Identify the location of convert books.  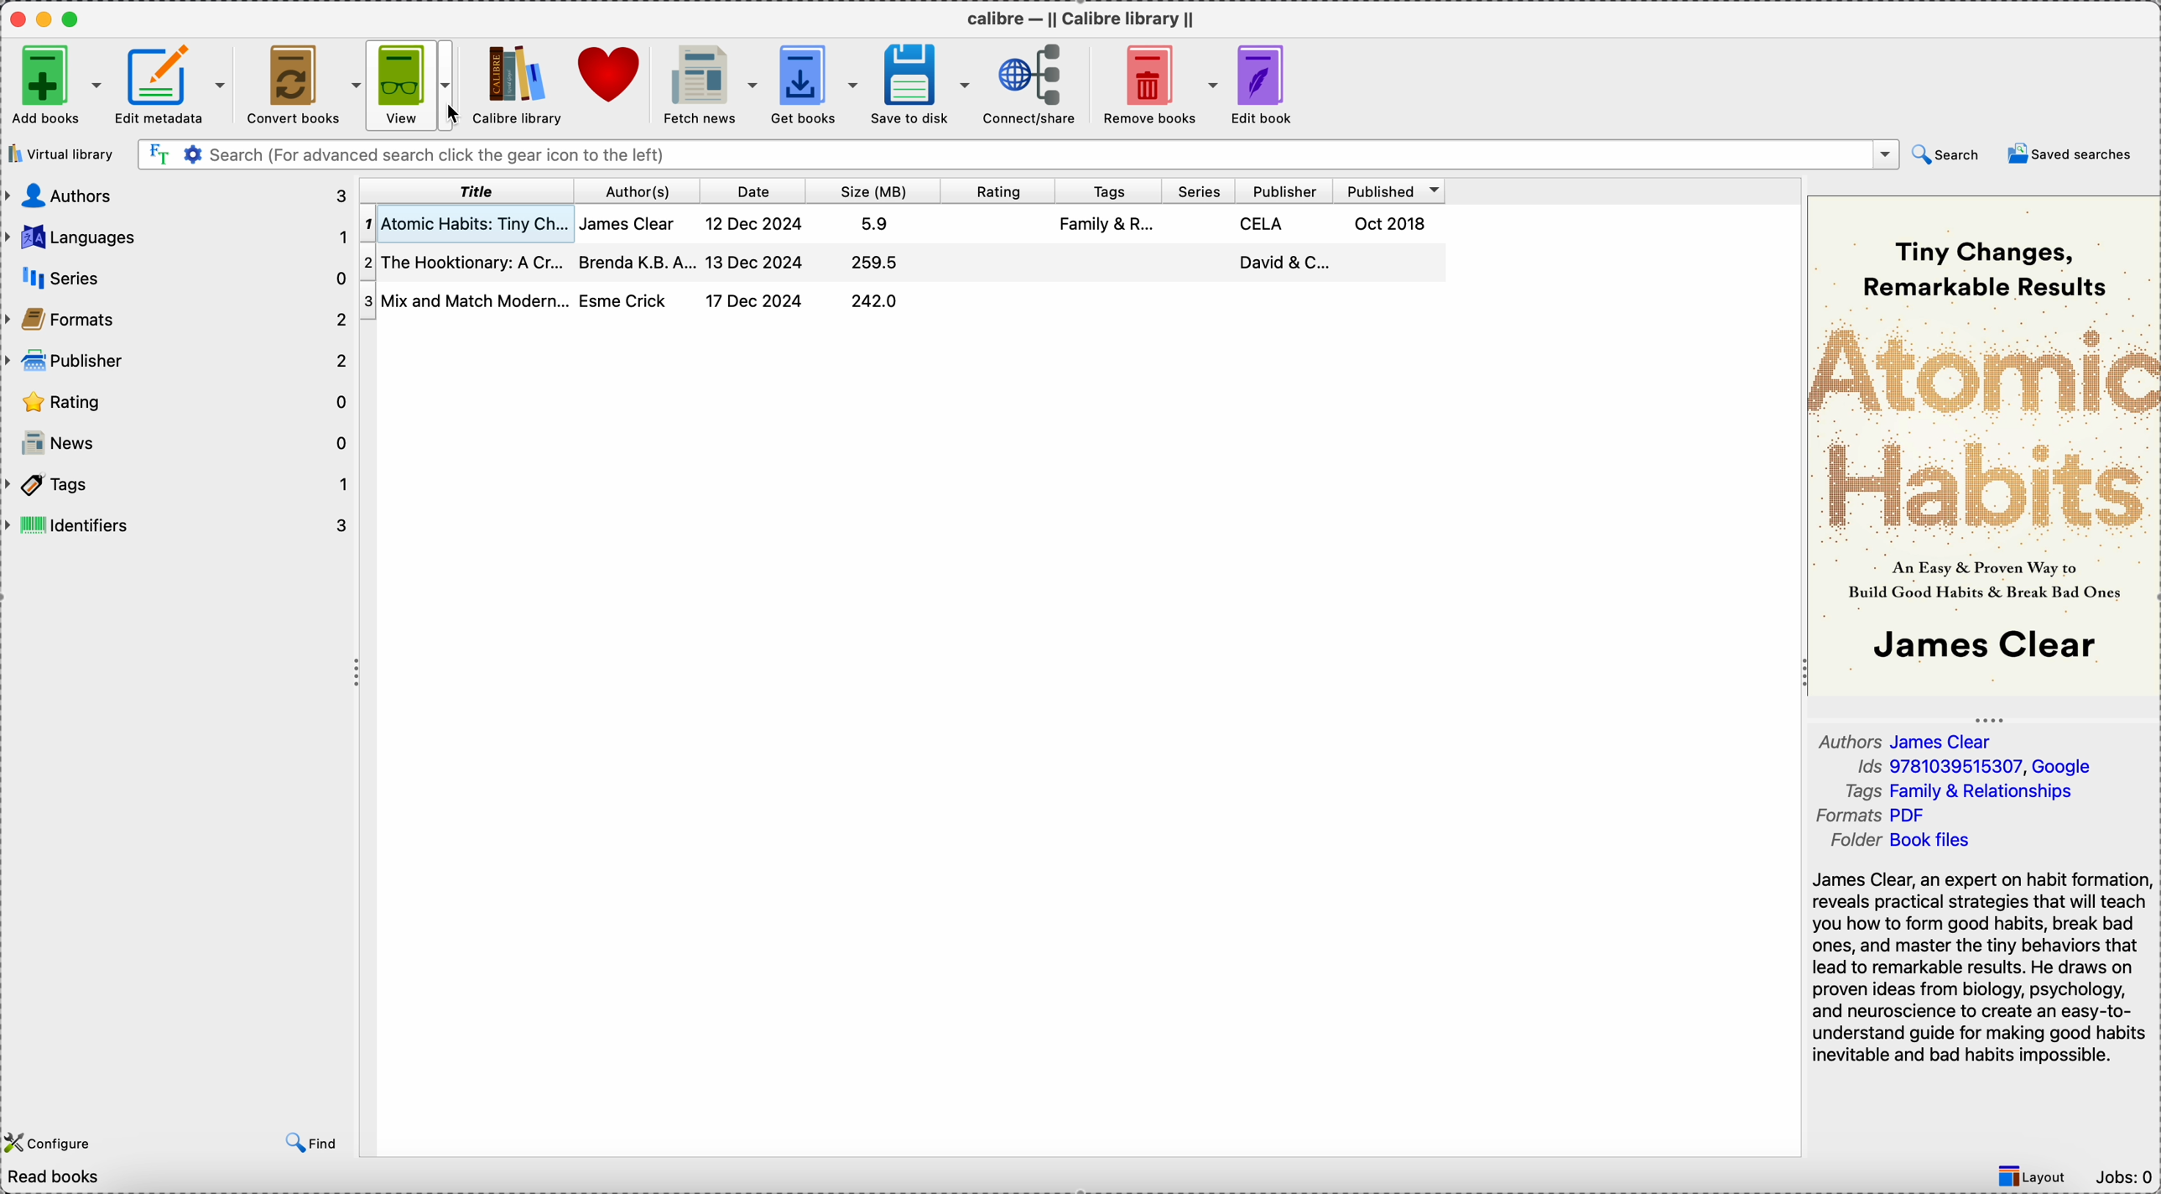
(302, 86).